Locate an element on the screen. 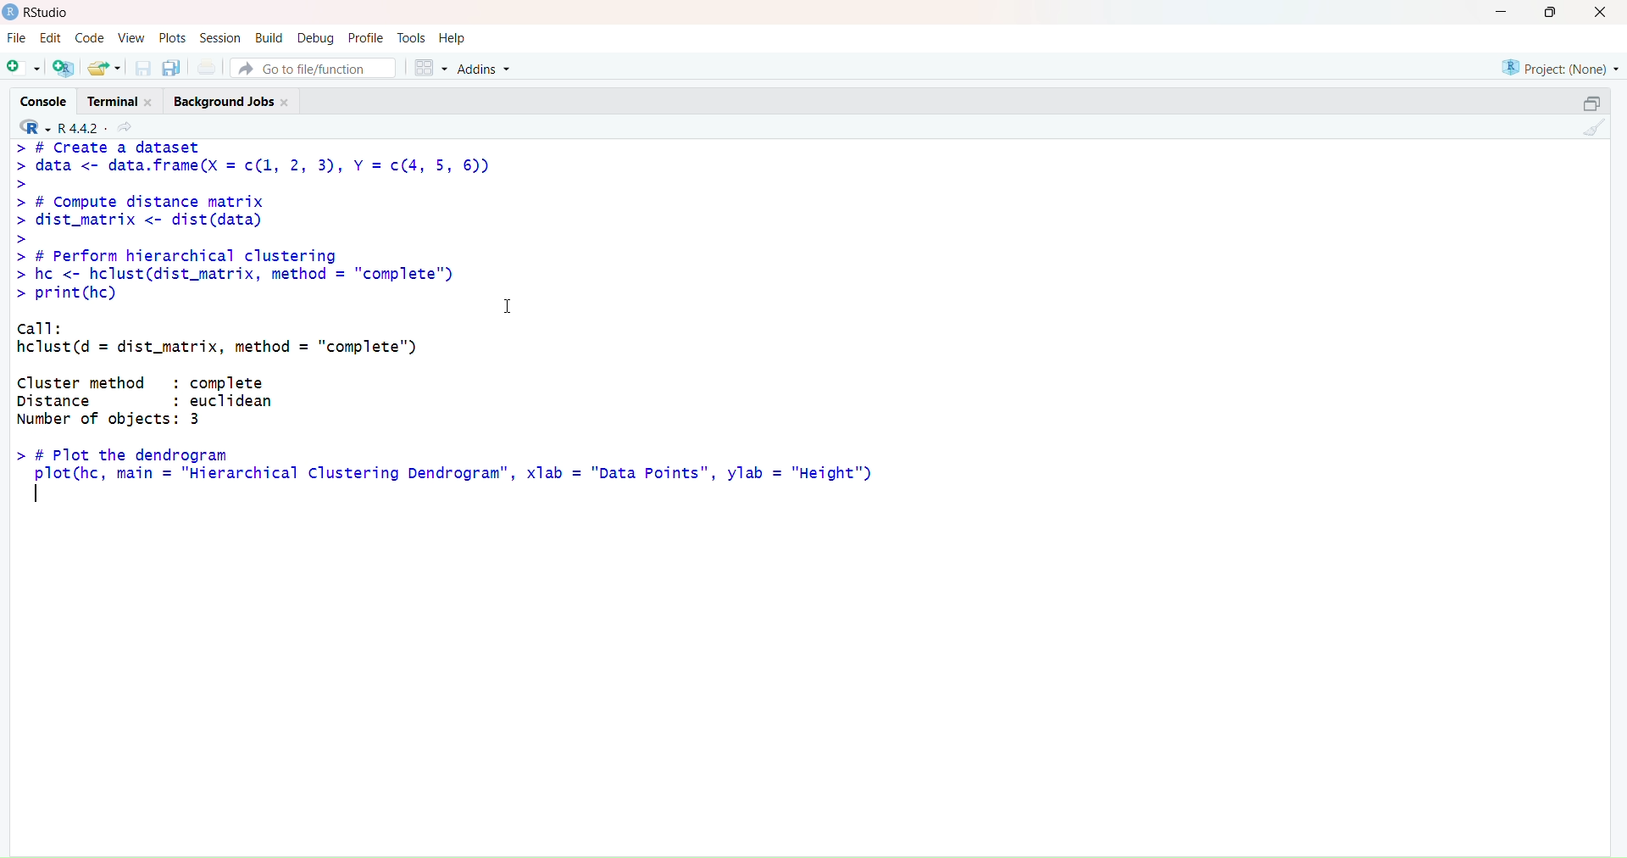 The width and height of the screenshot is (1627, 858). Tools is located at coordinates (409, 39).